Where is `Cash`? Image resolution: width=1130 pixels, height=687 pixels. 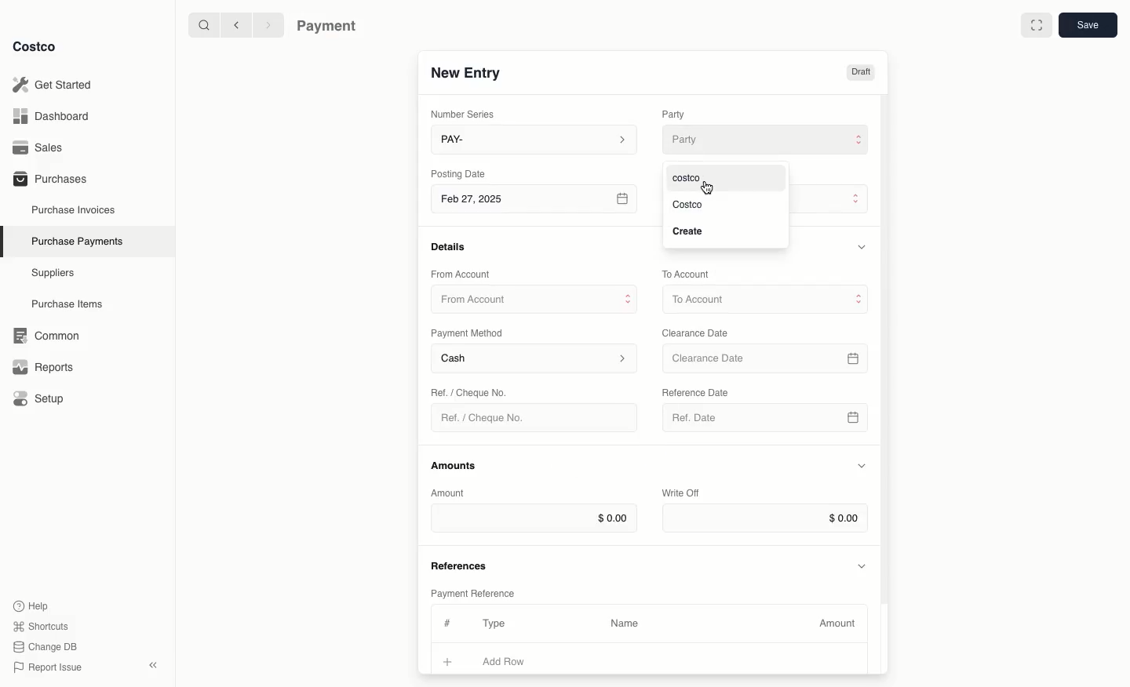 Cash is located at coordinates (535, 359).